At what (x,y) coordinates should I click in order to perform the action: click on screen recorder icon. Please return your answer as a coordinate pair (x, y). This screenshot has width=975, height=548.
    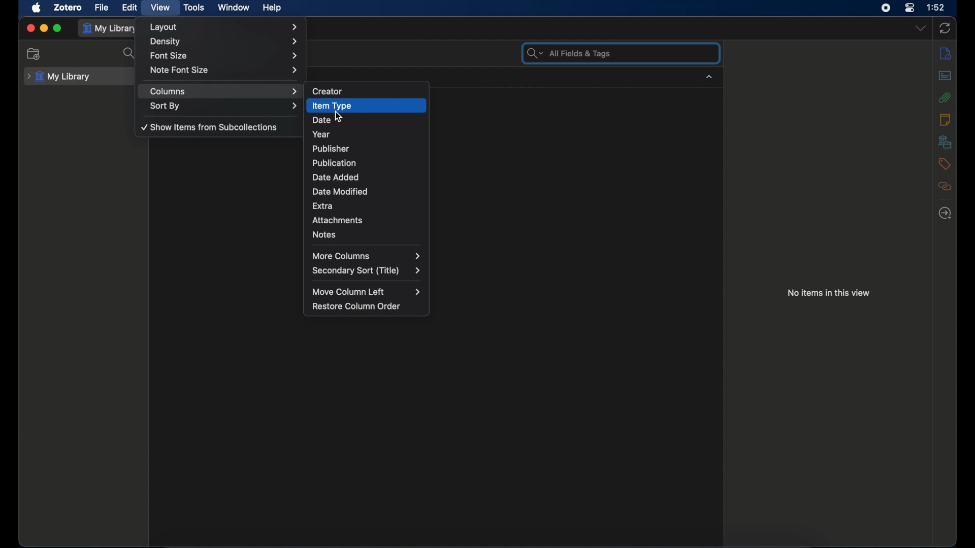
    Looking at the image, I should click on (885, 8).